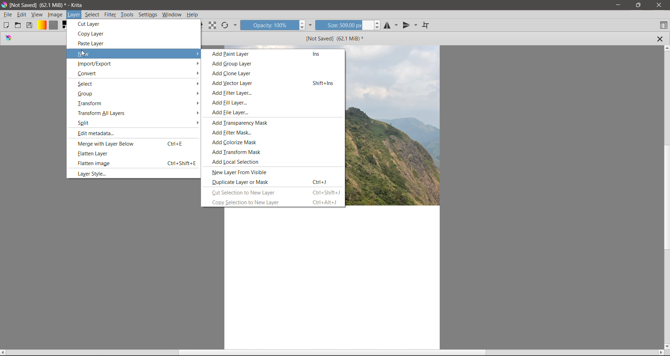  Describe the element at coordinates (128, 14) in the screenshot. I see `Tools` at that location.